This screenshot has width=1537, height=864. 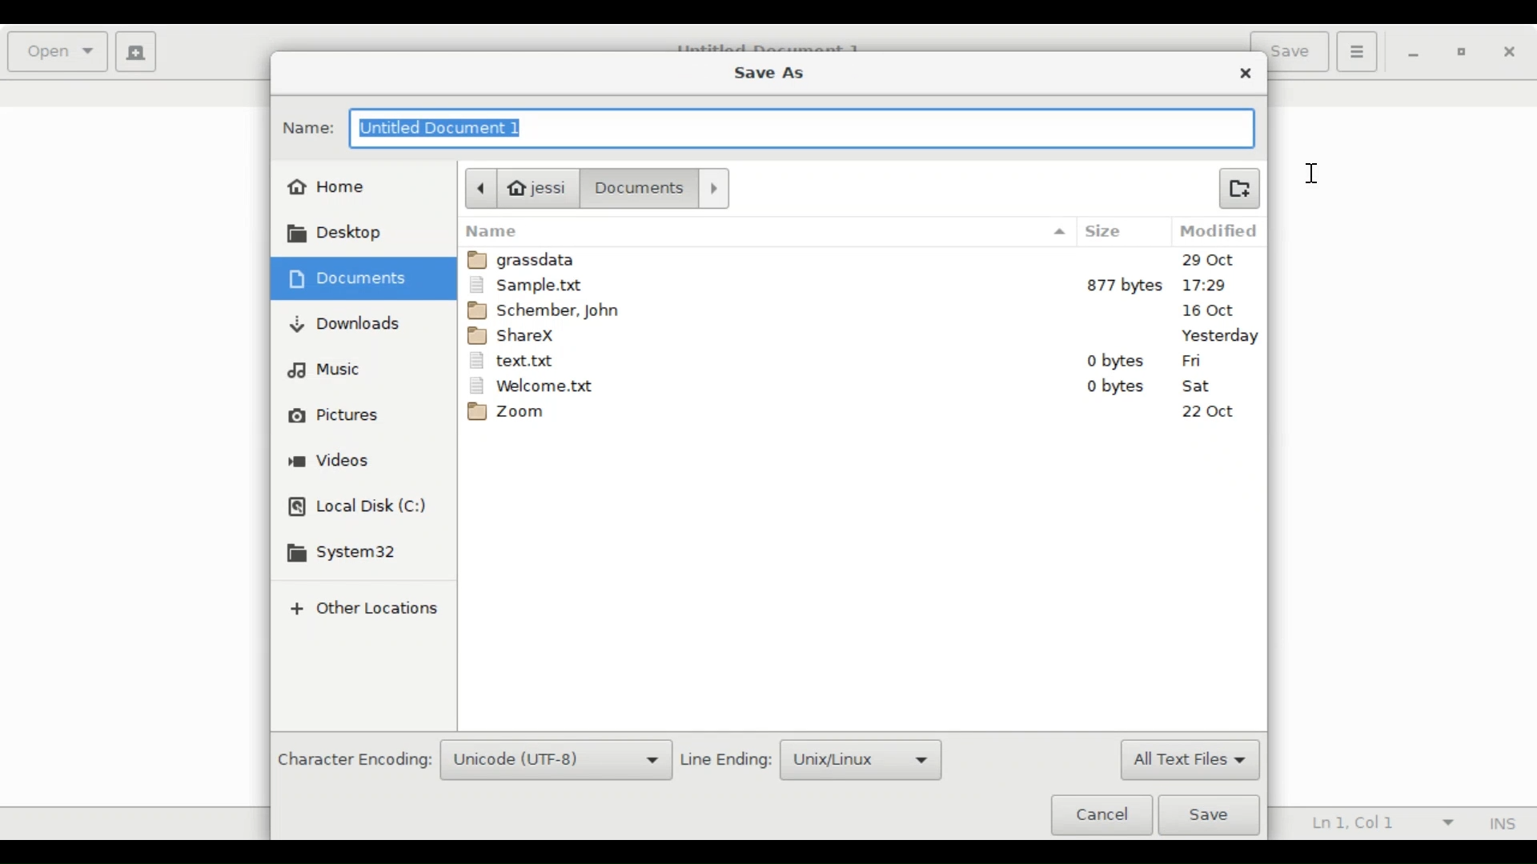 I want to click on Create a new document, so click(x=137, y=52).